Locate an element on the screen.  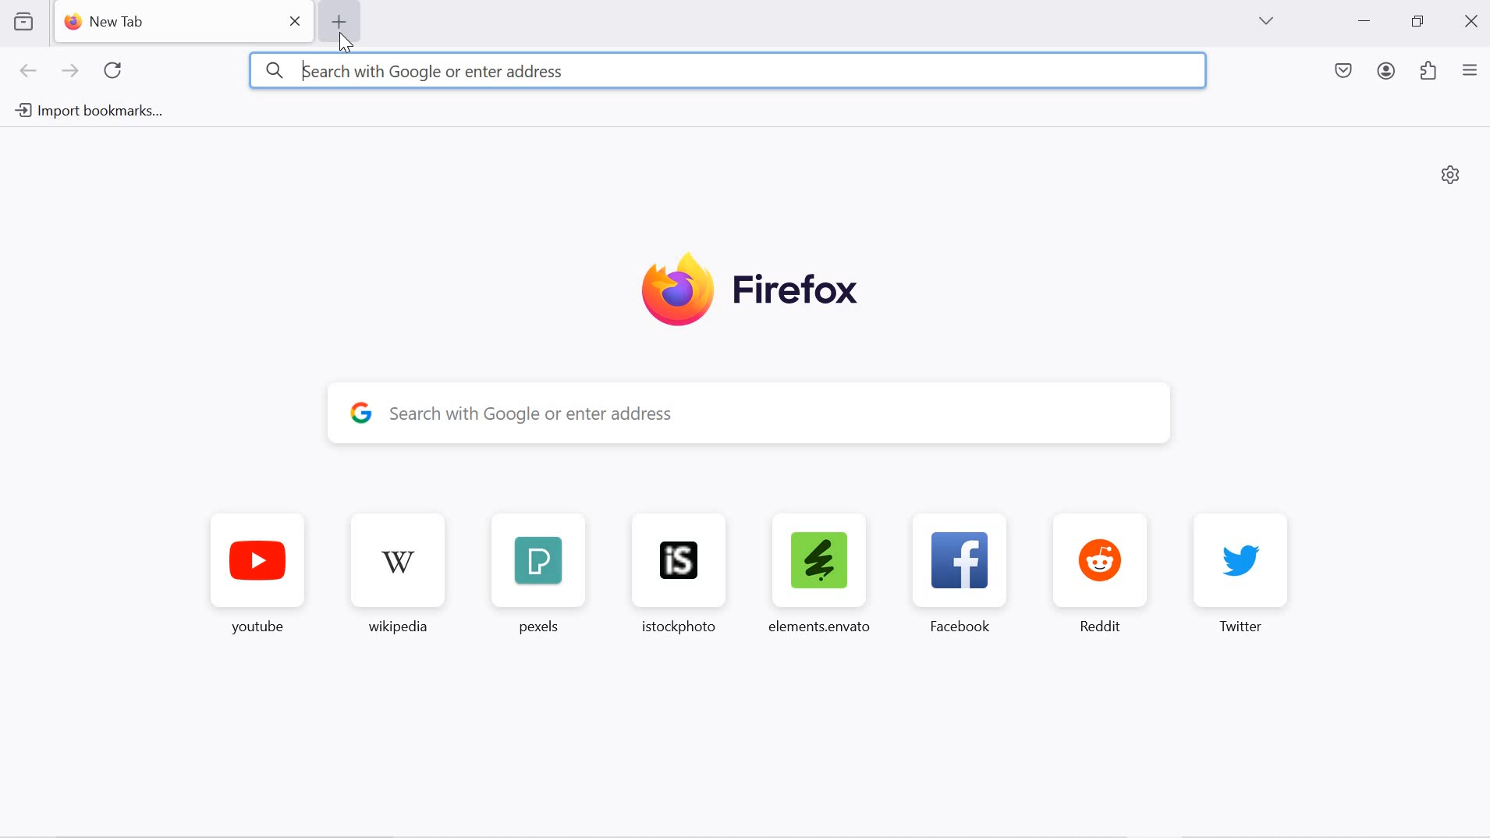
y Search with Google or enter address is located at coordinates (764, 413).